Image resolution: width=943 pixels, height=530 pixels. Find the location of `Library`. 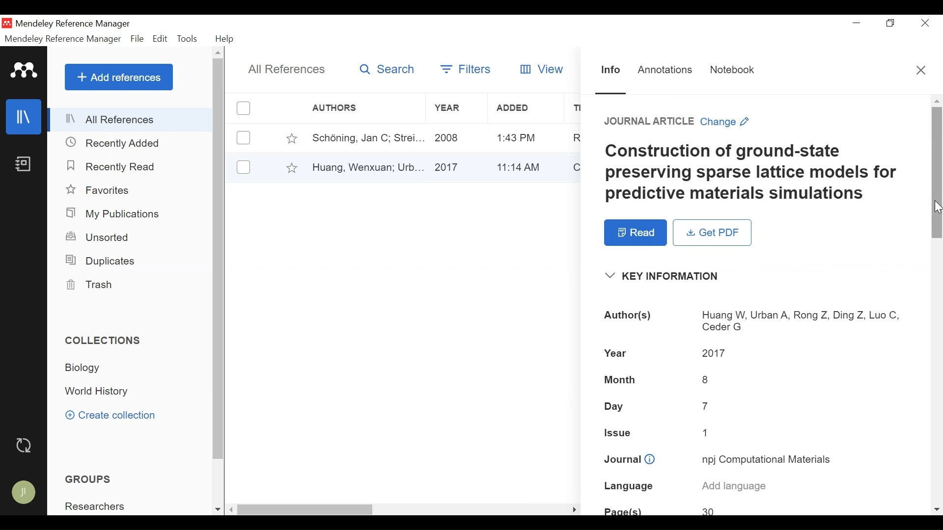

Library is located at coordinates (24, 116).